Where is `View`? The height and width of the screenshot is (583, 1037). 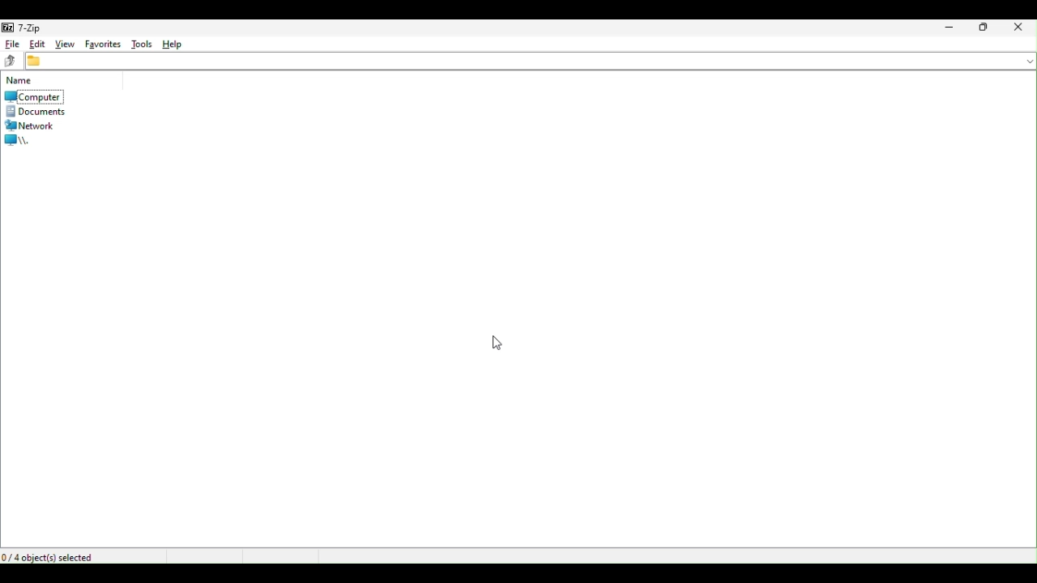
View is located at coordinates (64, 41).